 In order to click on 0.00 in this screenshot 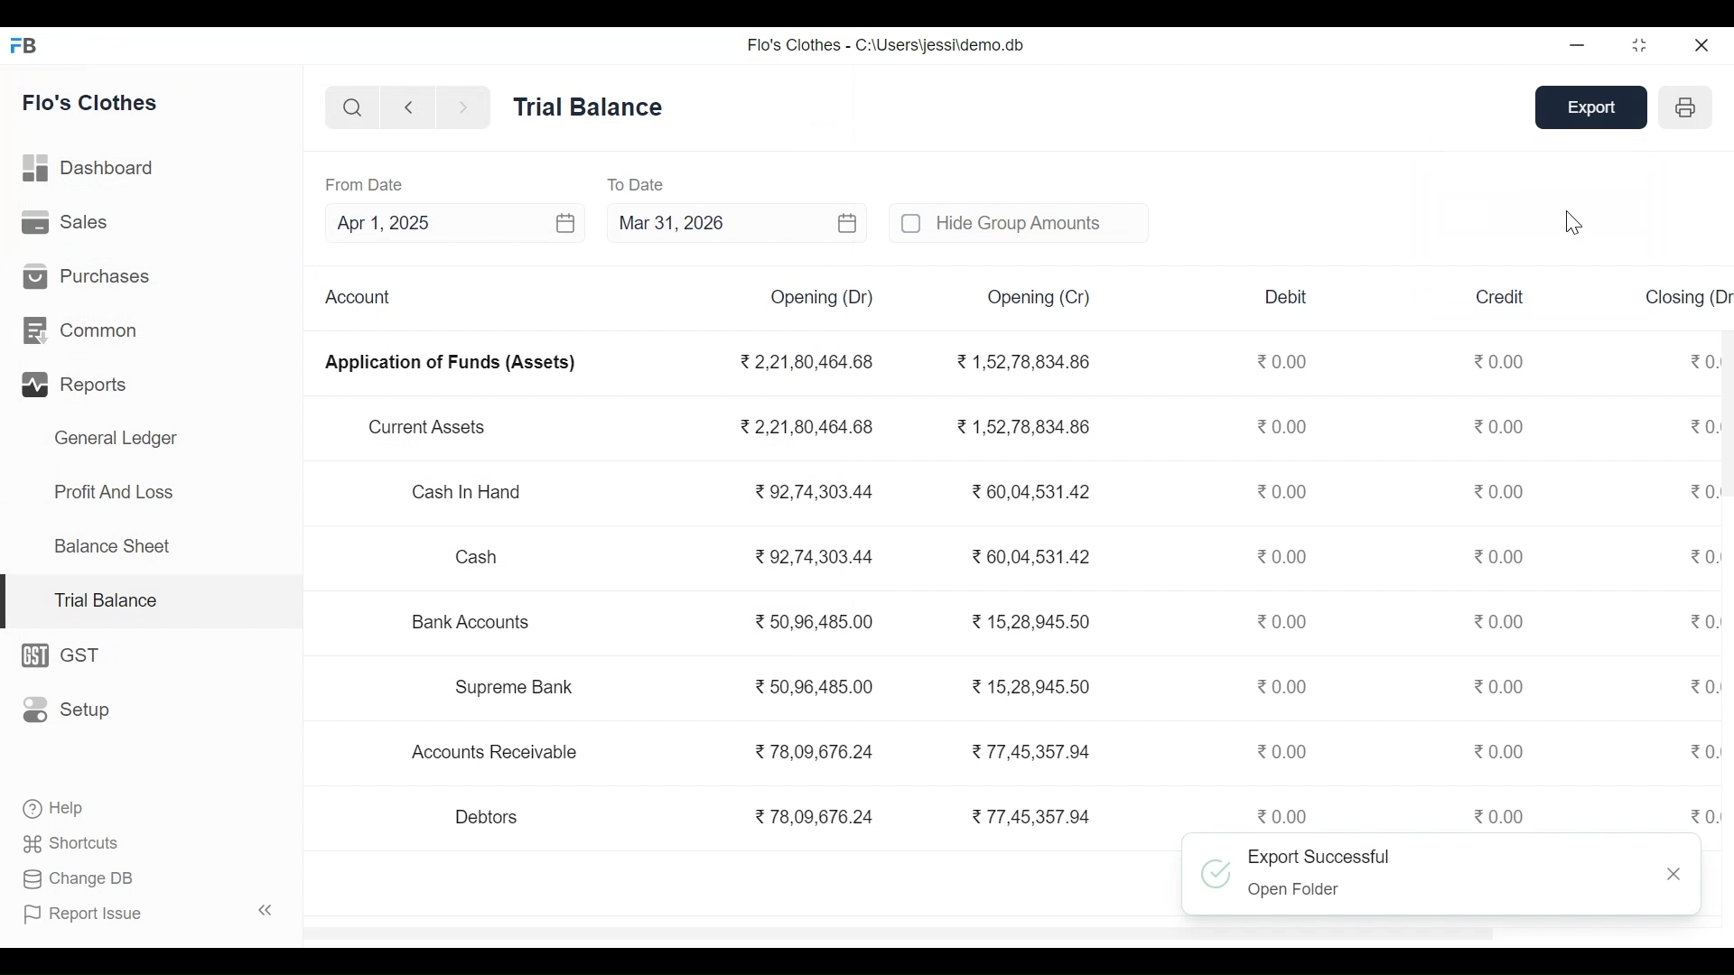, I will do `click(1281, 815)`.